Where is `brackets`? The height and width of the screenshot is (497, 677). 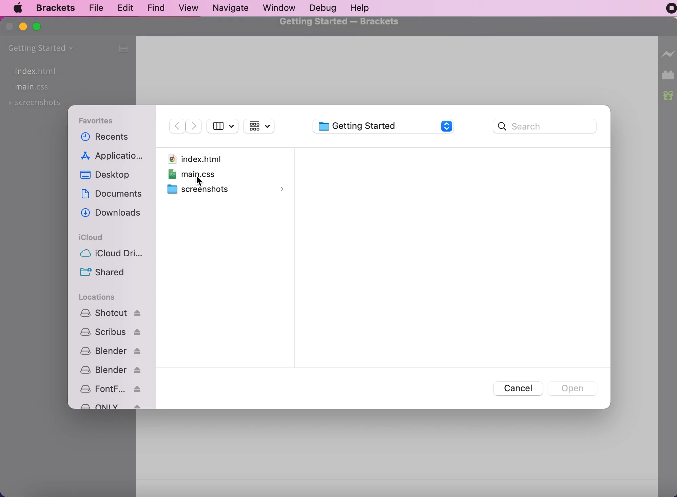
brackets is located at coordinates (57, 7).